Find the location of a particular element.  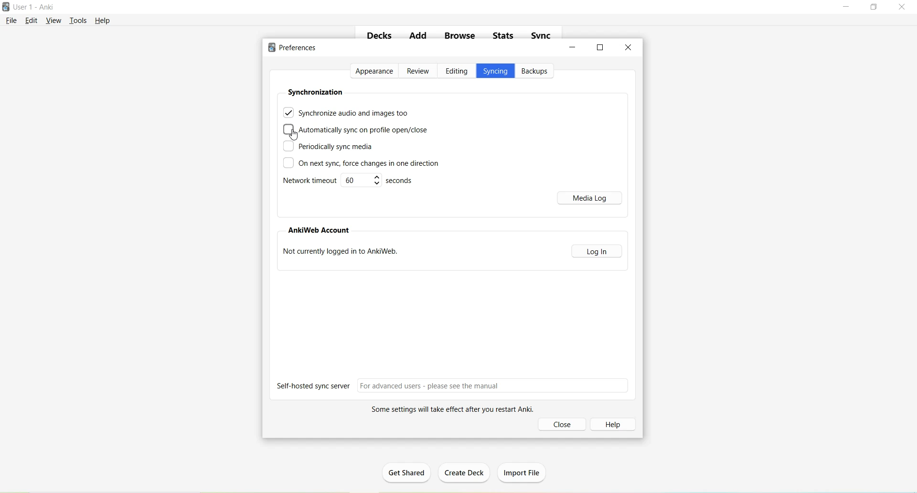

Tools is located at coordinates (80, 20).